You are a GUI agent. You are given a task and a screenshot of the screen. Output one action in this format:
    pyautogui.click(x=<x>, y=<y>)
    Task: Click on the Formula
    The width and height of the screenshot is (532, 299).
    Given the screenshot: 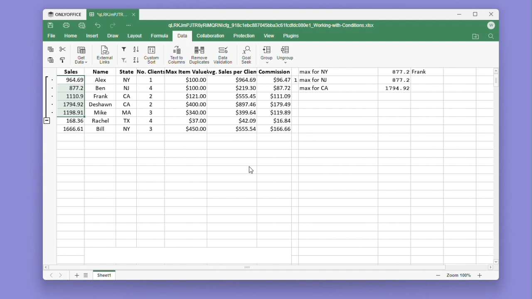 What is the action you would take?
    pyautogui.click(x=160, y=35)
    